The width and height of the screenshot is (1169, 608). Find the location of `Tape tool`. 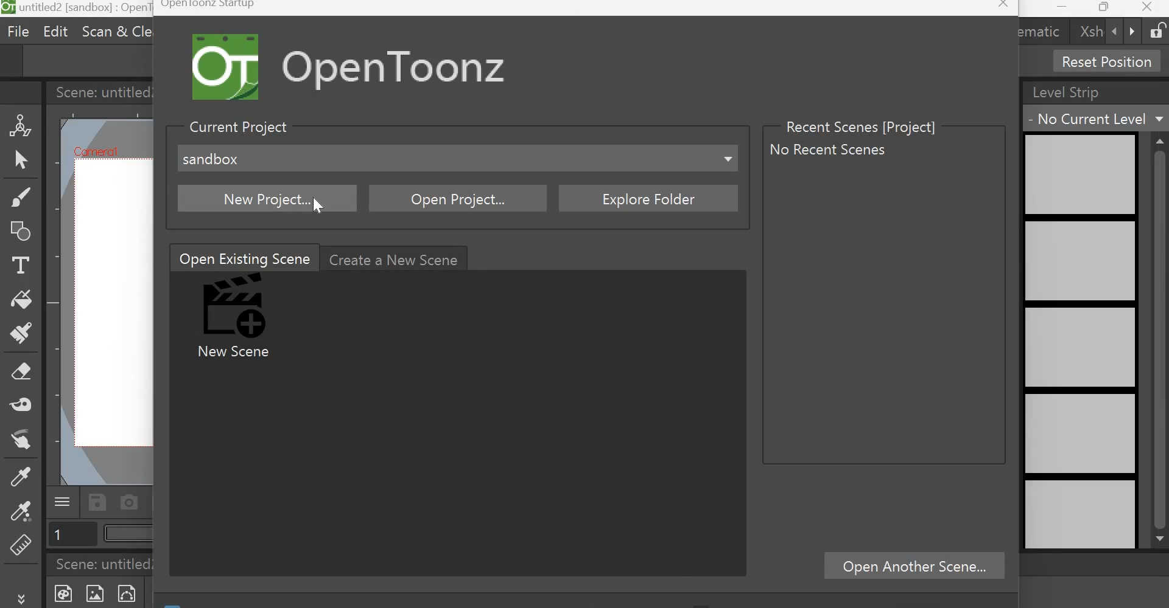

Tape tool is located at coordinates (24, 404).